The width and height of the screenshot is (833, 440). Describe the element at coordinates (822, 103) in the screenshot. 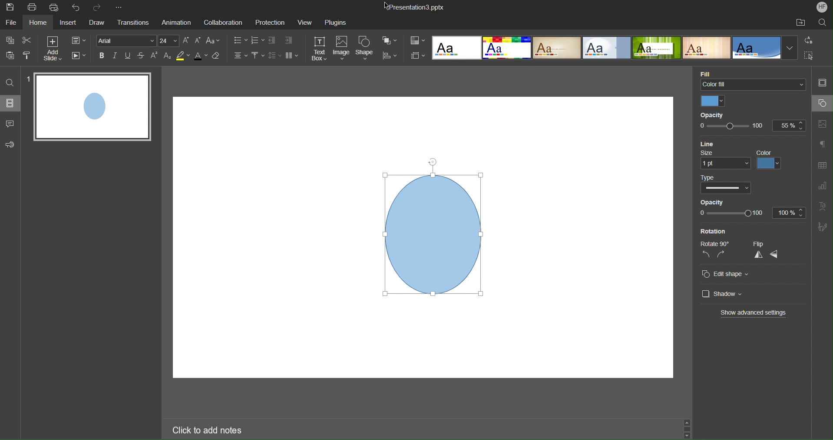

I see `Shape Settings` at that location.